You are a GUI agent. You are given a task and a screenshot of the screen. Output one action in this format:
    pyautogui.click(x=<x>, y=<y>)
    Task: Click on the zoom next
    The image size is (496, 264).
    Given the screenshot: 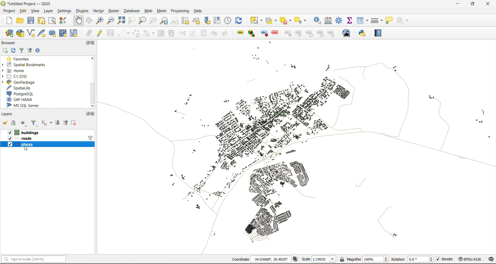 What is the action you would take?
    pyautogui.click(x=174, y=21)
    